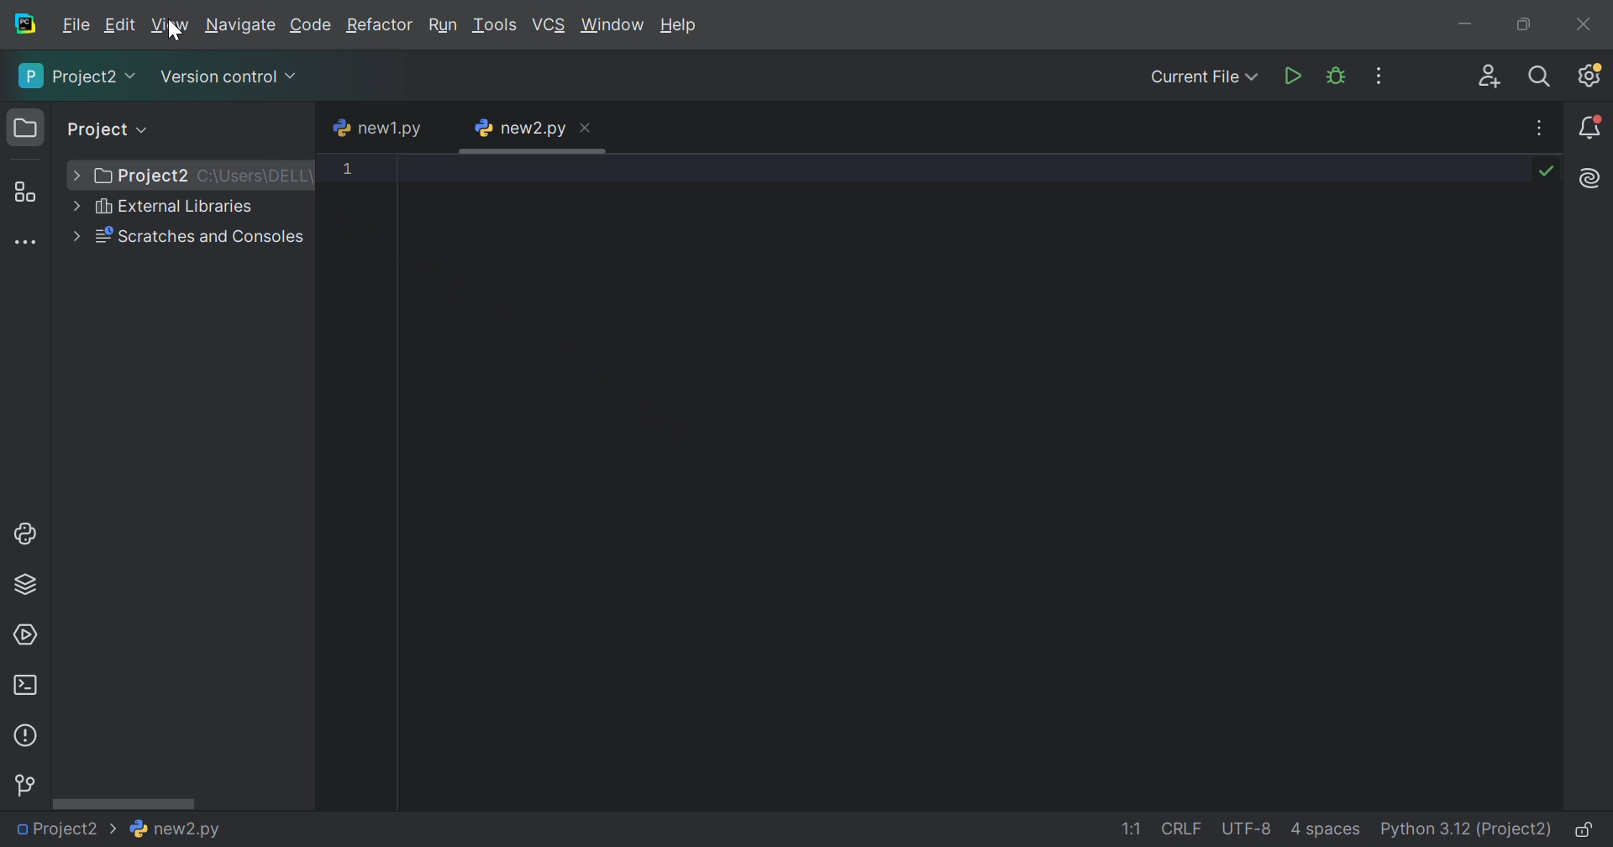  I want to click on No problems found, so click(1547, 170).